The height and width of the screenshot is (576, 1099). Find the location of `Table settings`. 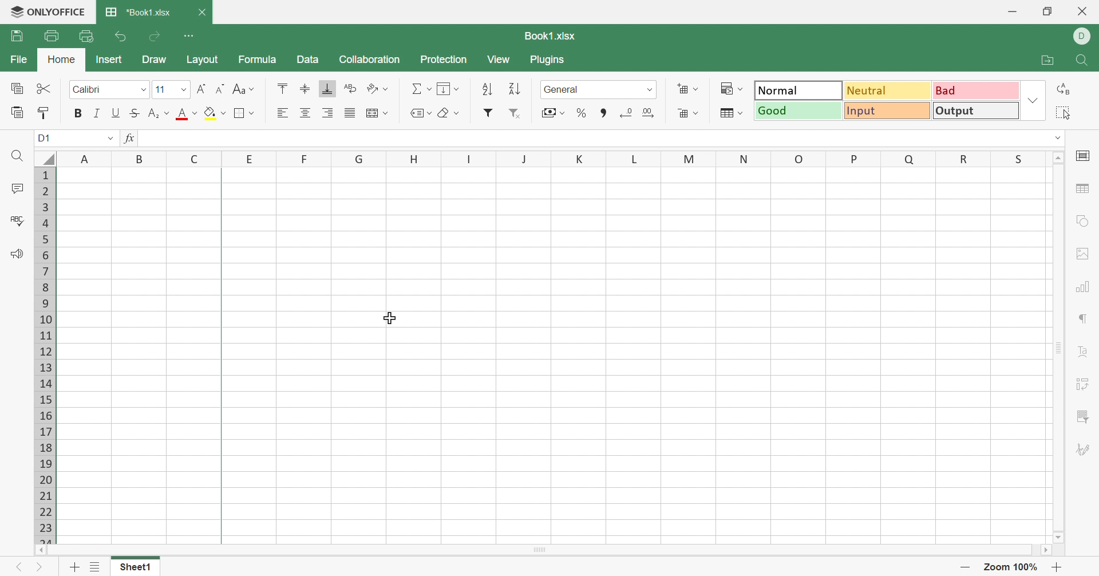

Table settings is located at coordinates (1085, 188).